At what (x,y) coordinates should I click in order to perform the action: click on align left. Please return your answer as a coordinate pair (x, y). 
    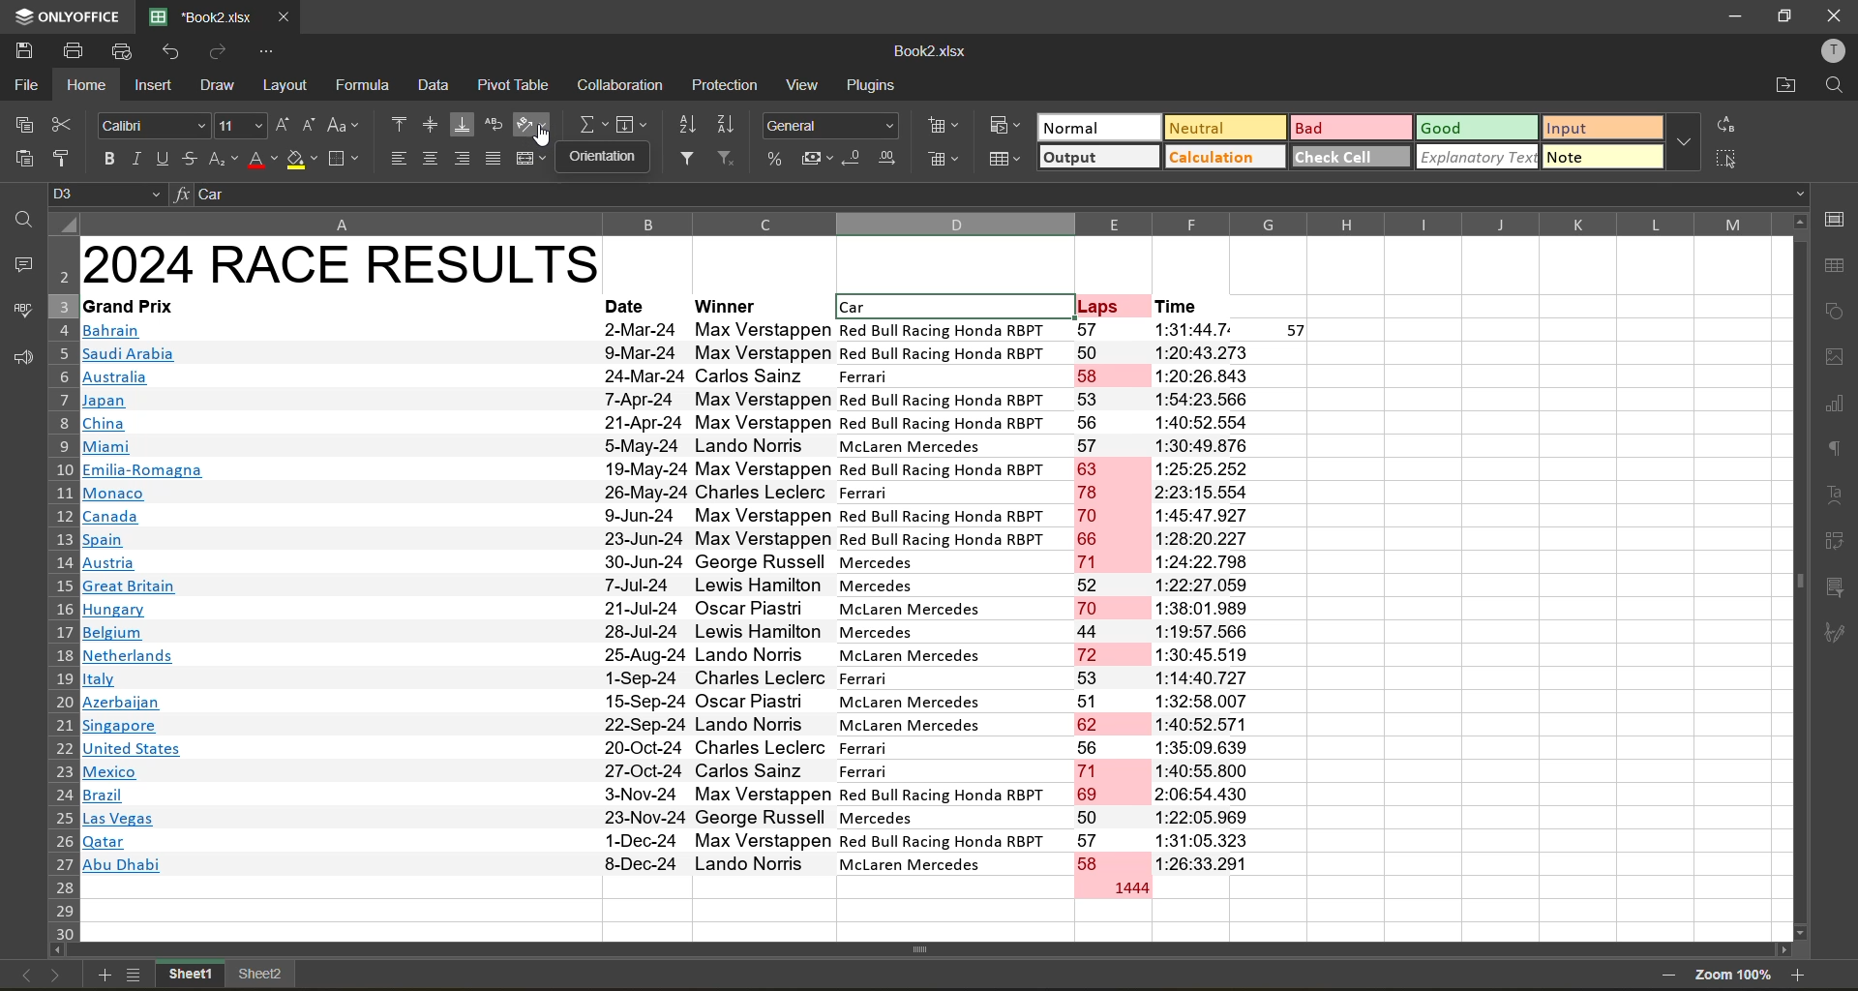
    Looking at the image, I should click on (399, 158).